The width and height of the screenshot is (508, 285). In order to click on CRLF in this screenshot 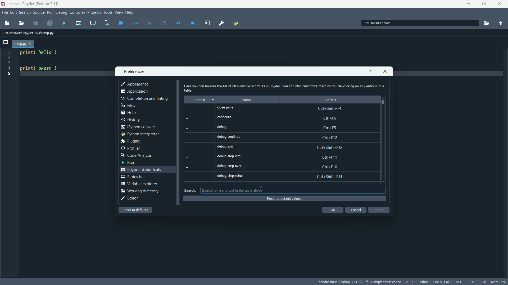, I will do `click(472, 281)`.